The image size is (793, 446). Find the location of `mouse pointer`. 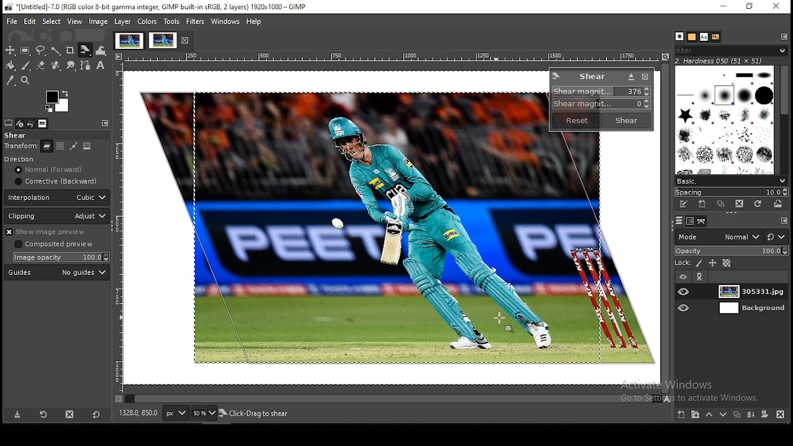

mouse pointer is located at coordinates (505, 320).